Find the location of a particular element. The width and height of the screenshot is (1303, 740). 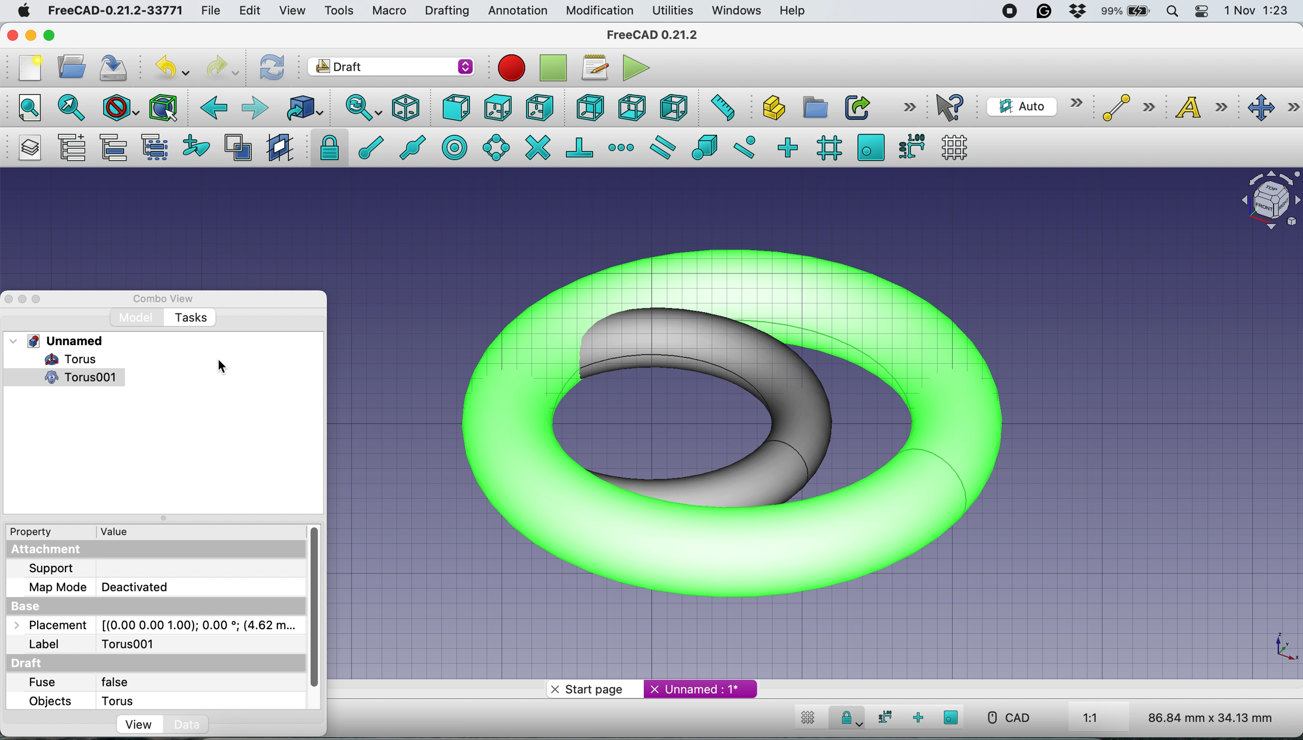

file is located at coordinates (215, 11).